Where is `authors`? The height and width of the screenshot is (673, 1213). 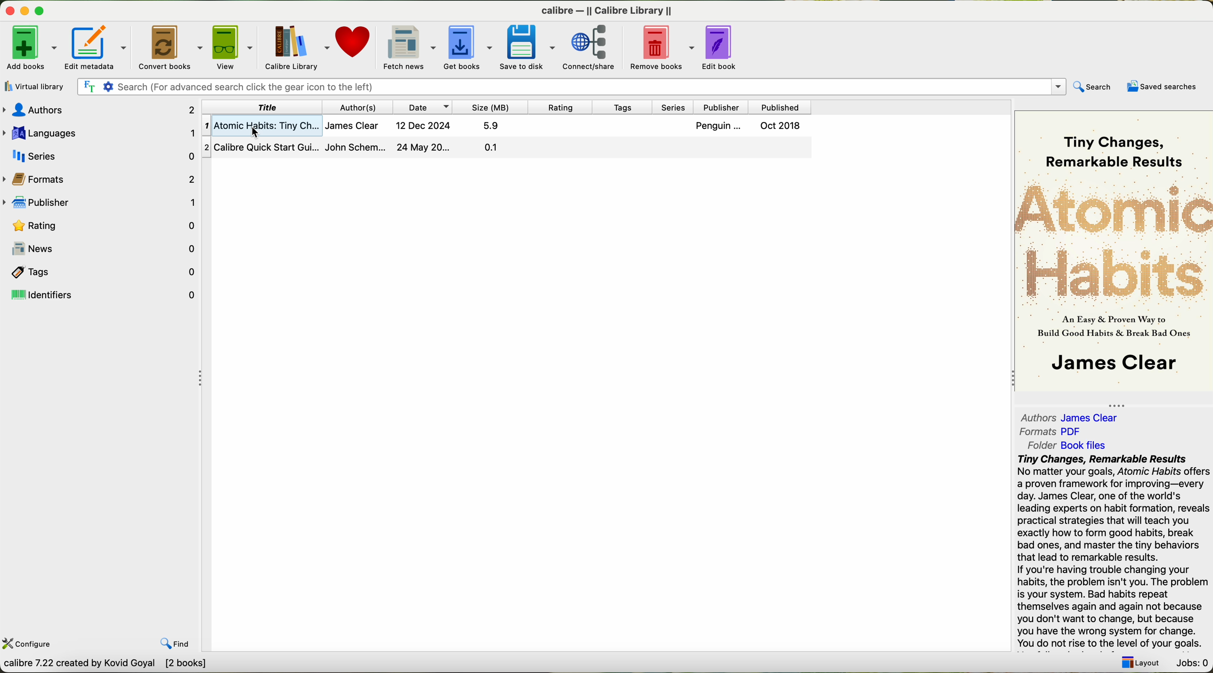
authors is located at coordinates (1076, 417).